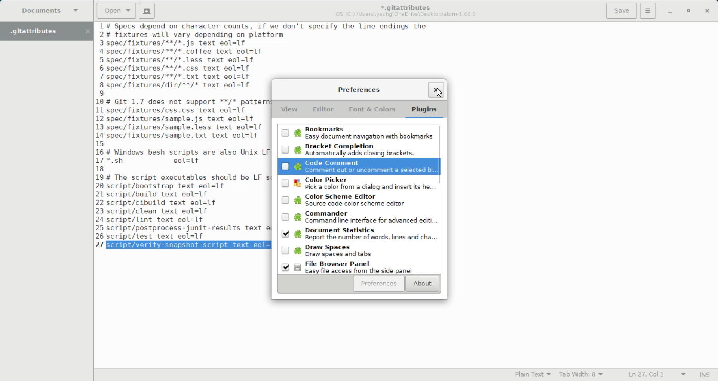 This screenshot has height=381, width=718. Describe the element at coordinates (531, 375) in the screenshot. I see `Plain Text` at that location.